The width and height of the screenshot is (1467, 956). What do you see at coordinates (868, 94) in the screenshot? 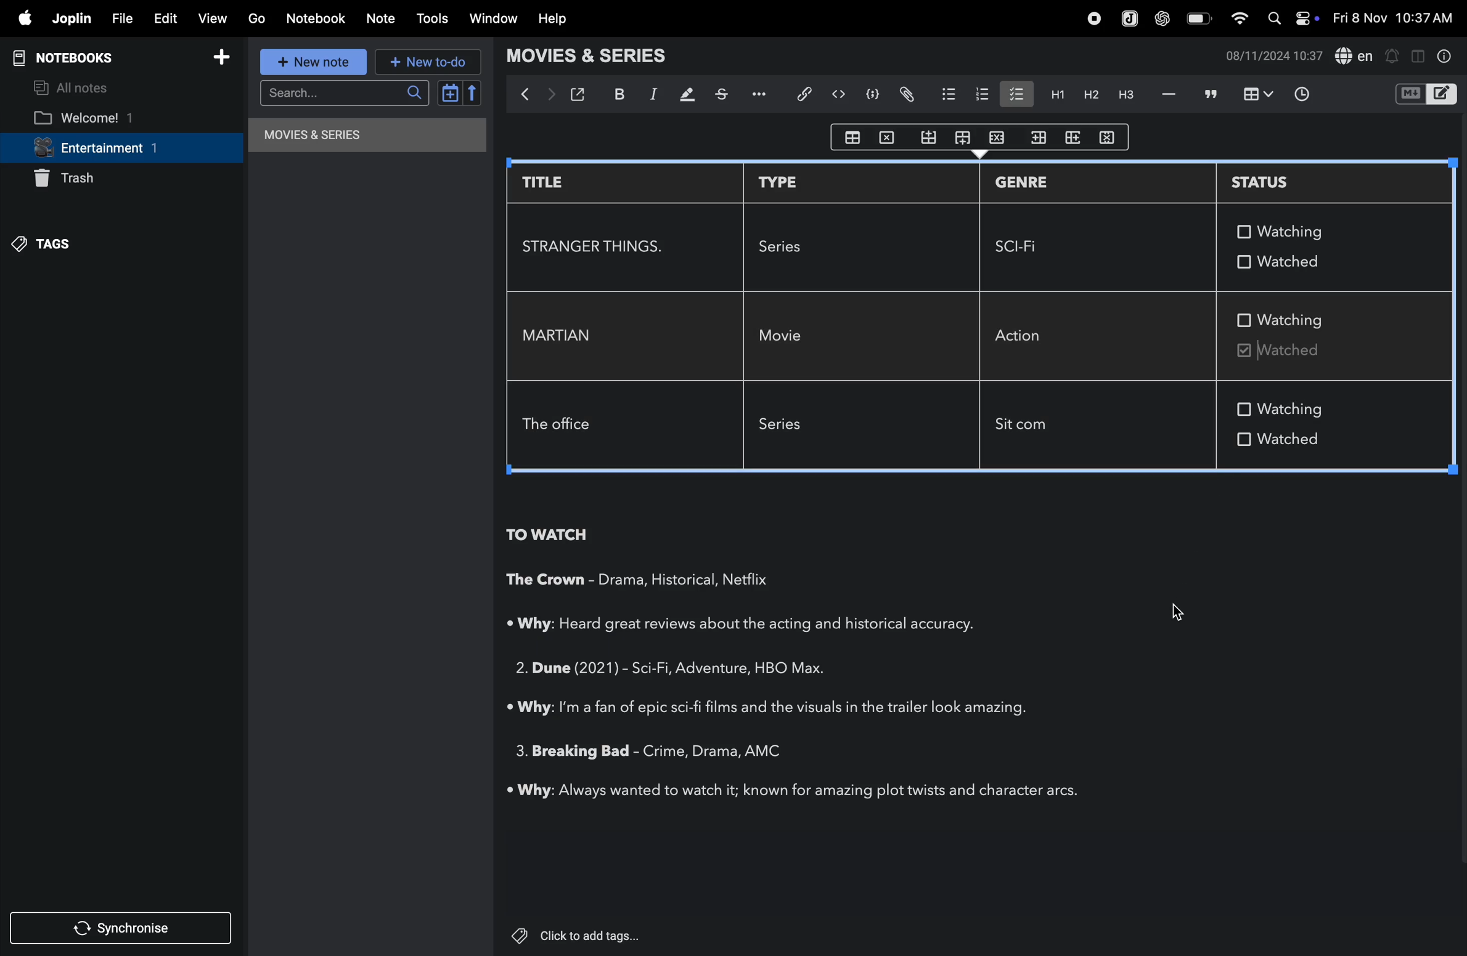
I see `code` at bounding box center [868, 94].